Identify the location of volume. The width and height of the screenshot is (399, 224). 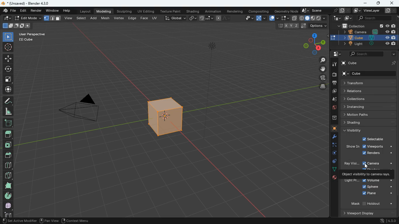
(378, 181).